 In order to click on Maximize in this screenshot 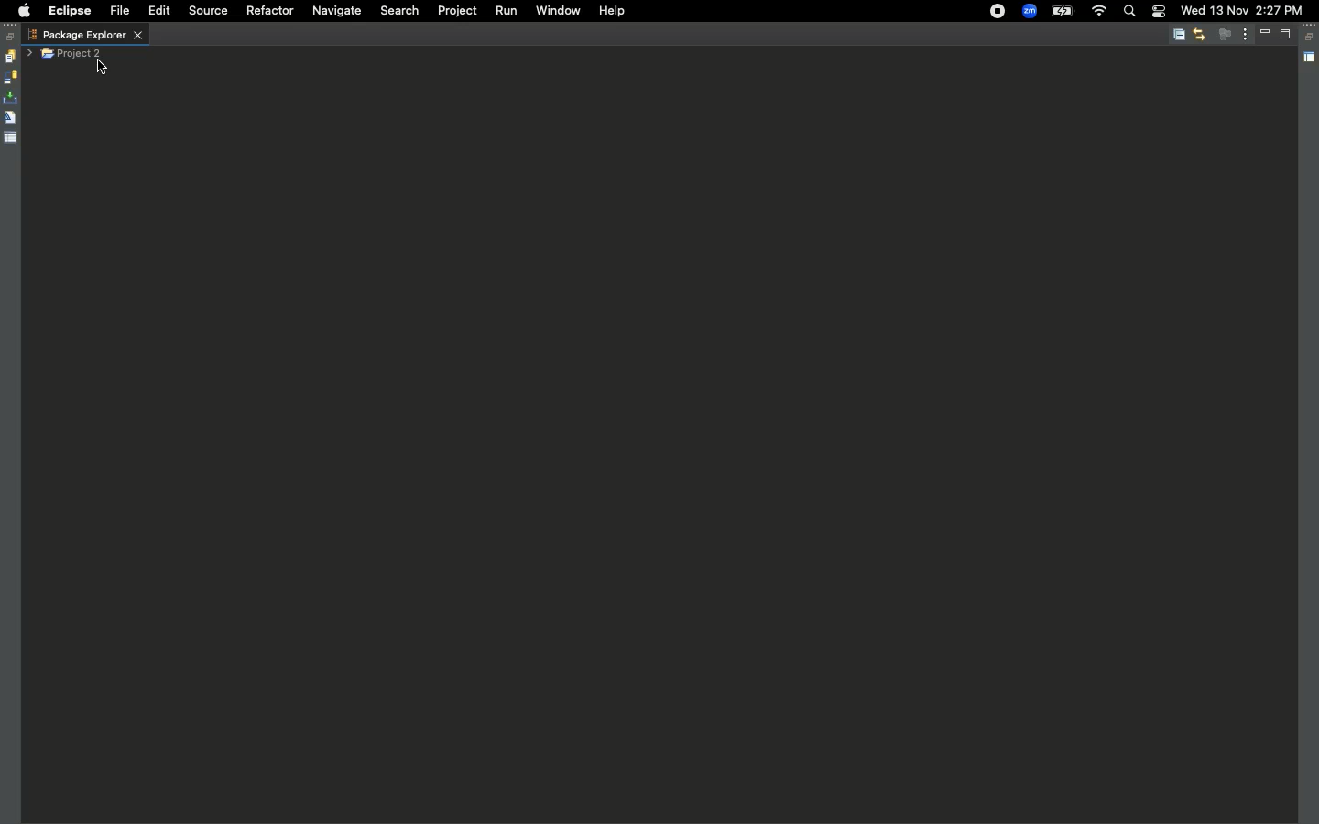, I will do `click(1287, 37)`.